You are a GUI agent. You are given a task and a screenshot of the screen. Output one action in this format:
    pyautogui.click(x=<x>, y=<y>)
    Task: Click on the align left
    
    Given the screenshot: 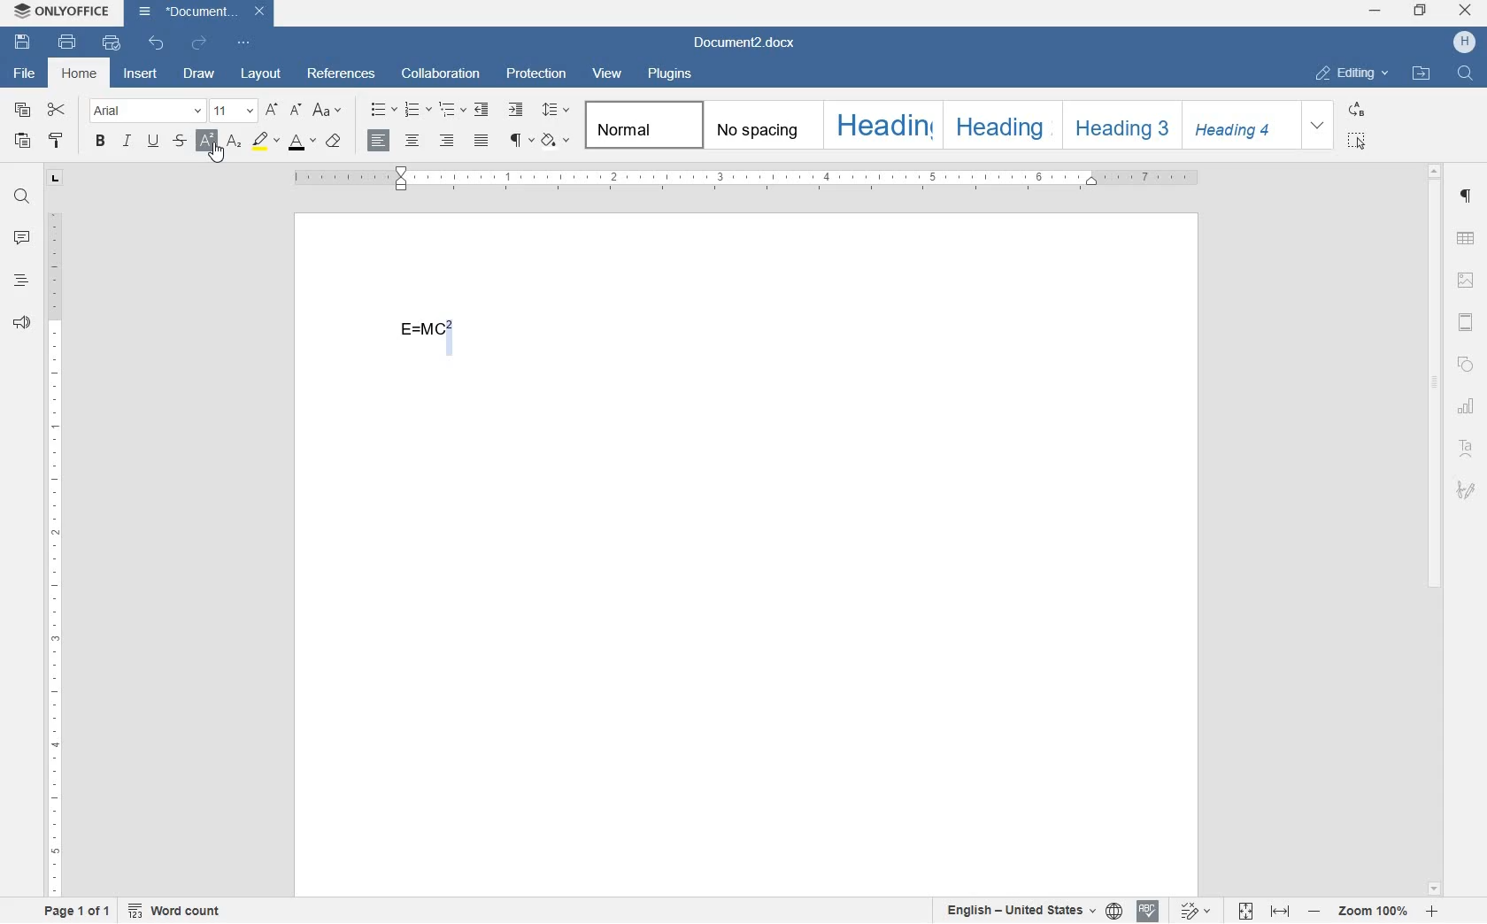 What is the action you would take?
    pyautogui.click(x=378, y=140)
    